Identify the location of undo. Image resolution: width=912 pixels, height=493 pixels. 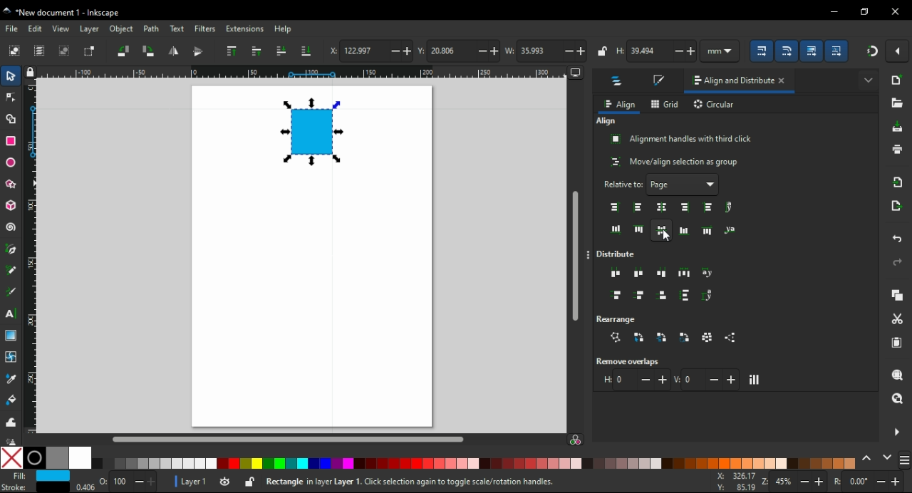
(898, 240).